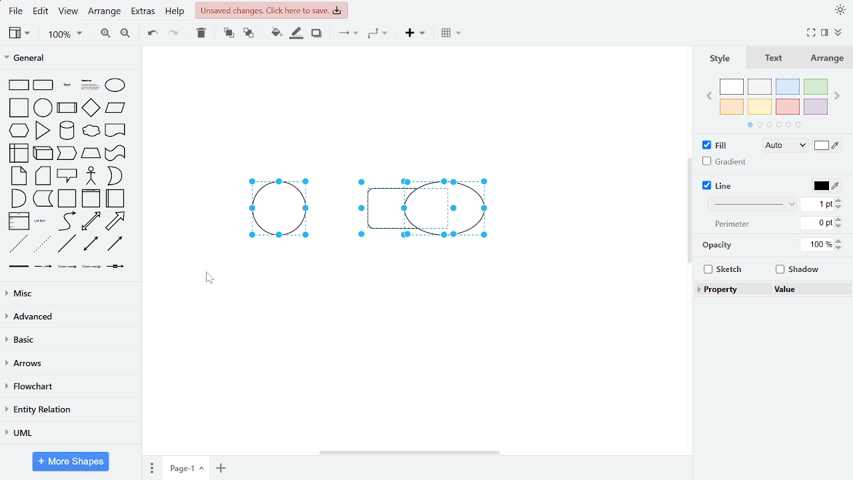  I want to click on trapezoid, so click(91, 153).